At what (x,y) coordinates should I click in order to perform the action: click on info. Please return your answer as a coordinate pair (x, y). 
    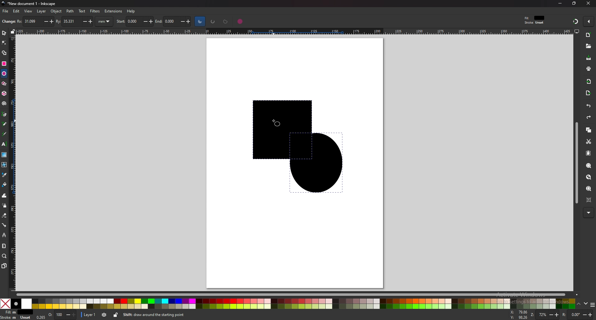
    Looking at the image, I should click on (182, 315).